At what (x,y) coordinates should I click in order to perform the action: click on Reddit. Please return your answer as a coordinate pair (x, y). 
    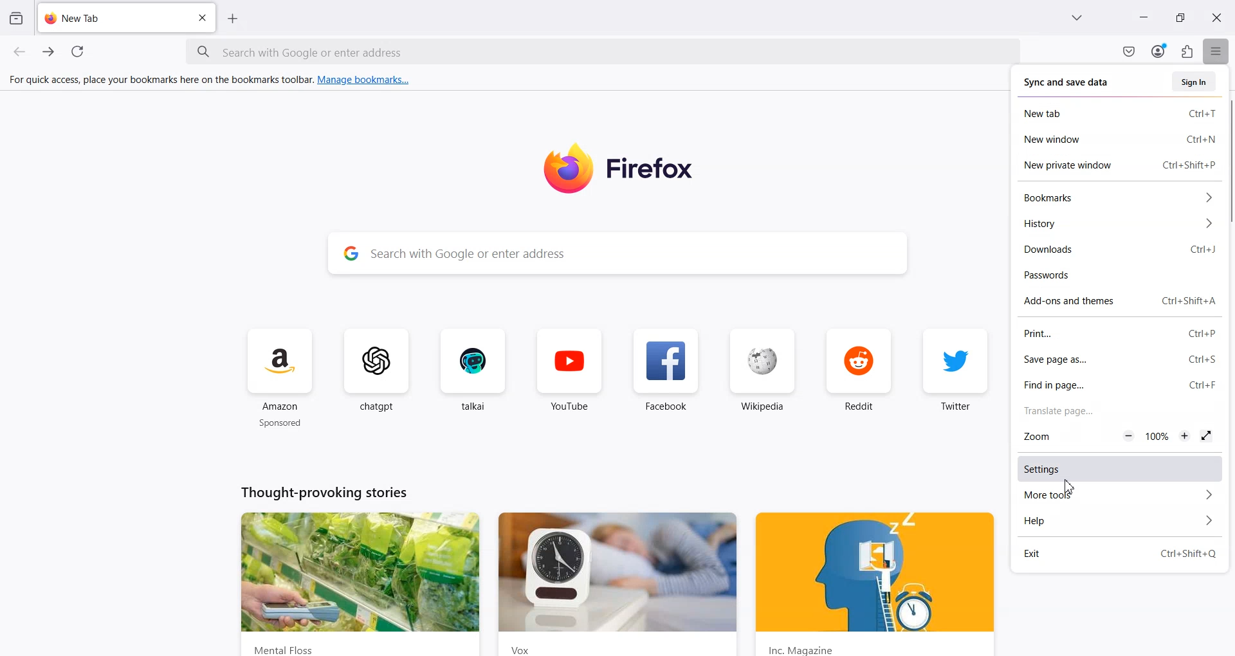
    Looking at the image, I should click on (859, 378).